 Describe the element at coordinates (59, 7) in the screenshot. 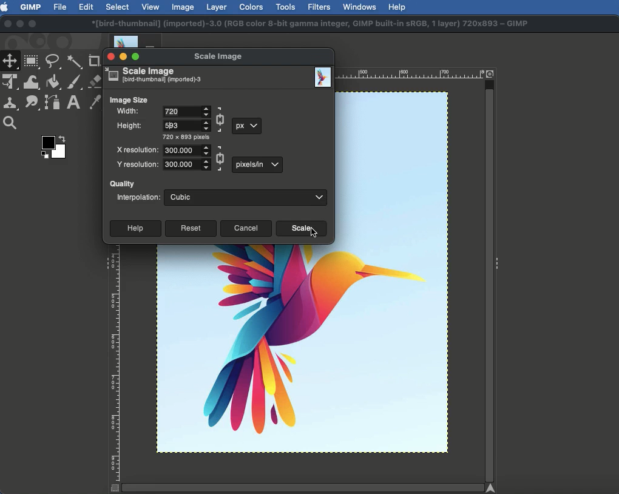

I see `File` at that location.